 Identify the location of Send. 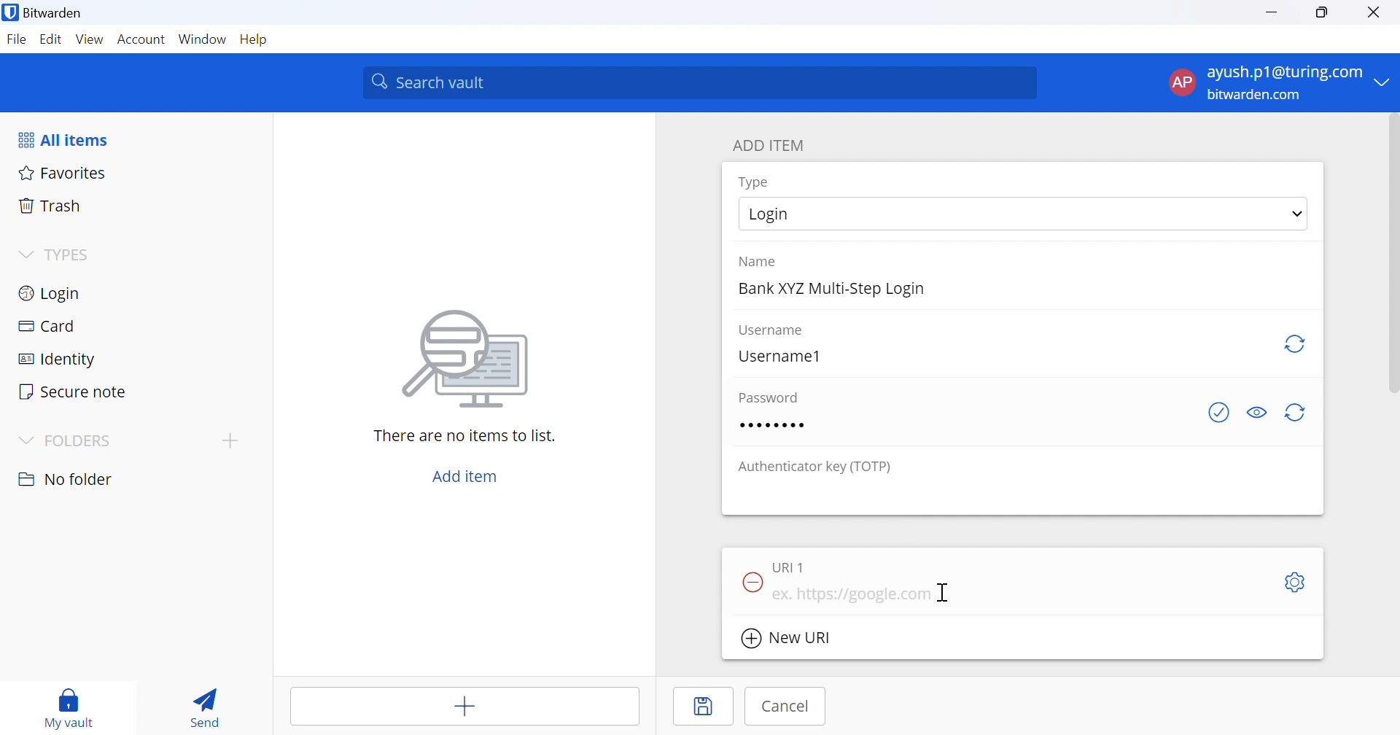
(208, 704).